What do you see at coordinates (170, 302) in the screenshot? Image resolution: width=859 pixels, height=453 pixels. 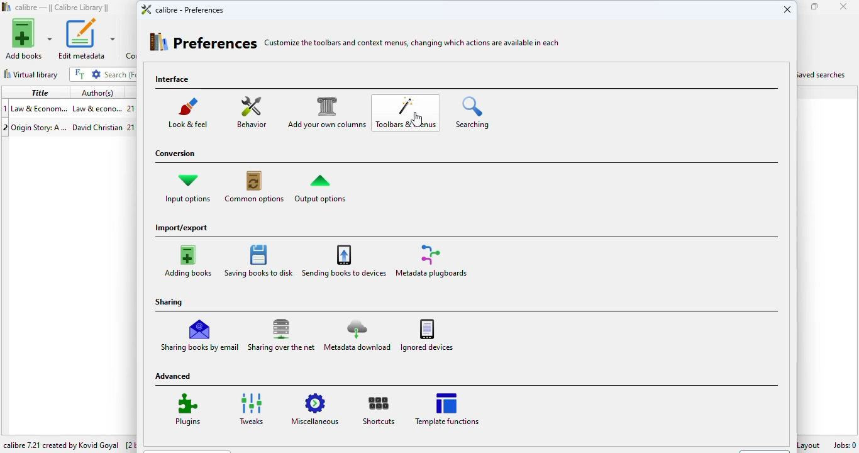 I see `sharing` at bounding box center [170, 302].